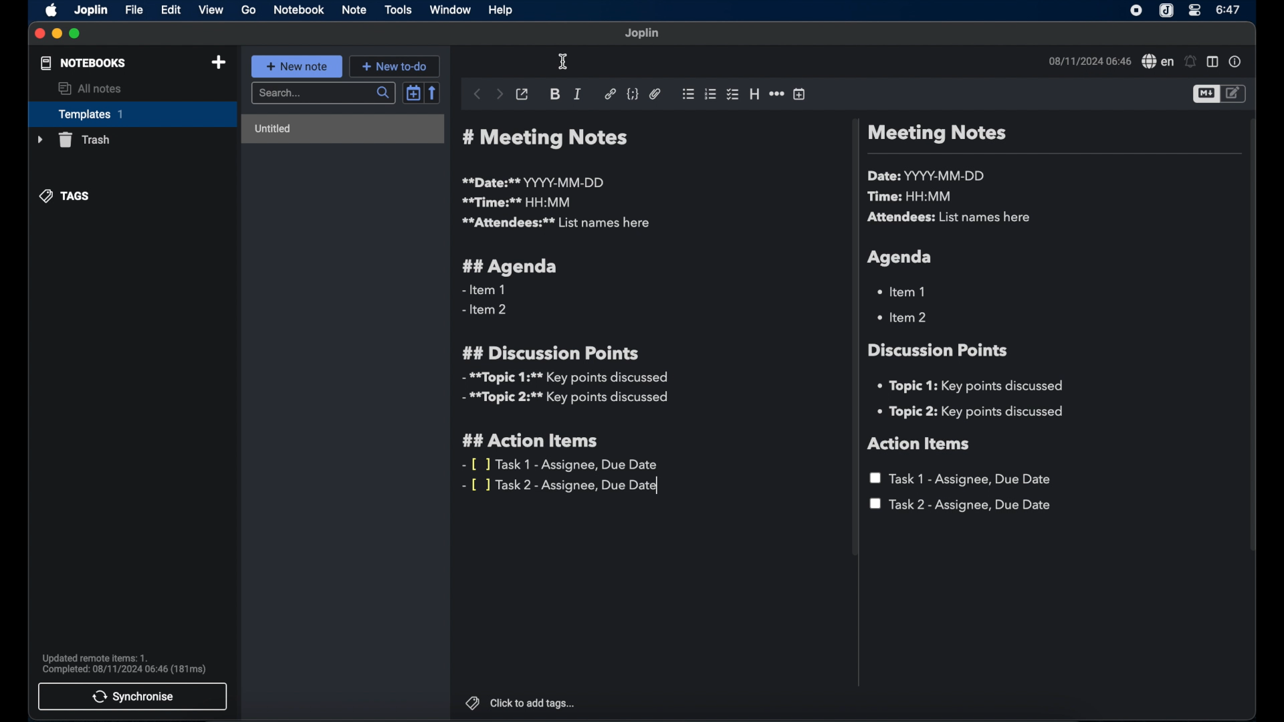 Image resolution: width=1284 pixels, height=722 pixels. What do you see at coordinates (212, 10) in the screenshot?
I see `view` at bounding box center [212, 10].